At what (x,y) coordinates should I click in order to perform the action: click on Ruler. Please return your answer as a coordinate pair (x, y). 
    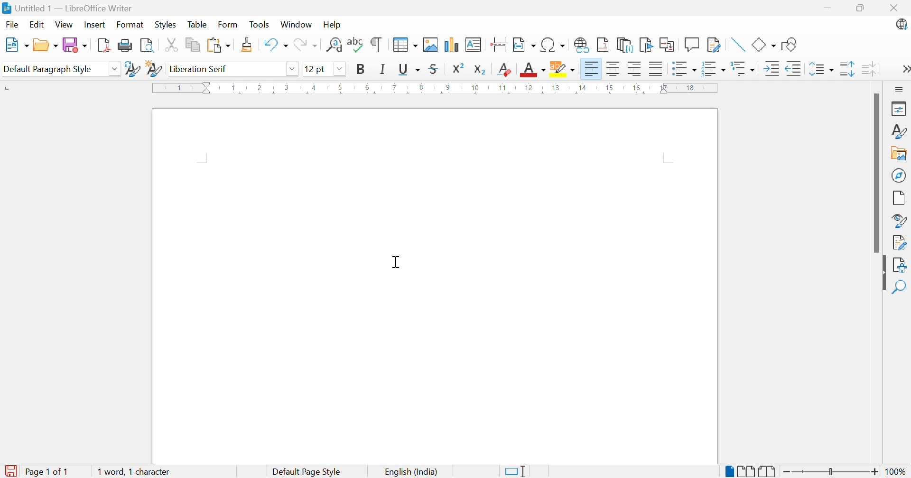
    Looking at the image, I should click on (436, 89).